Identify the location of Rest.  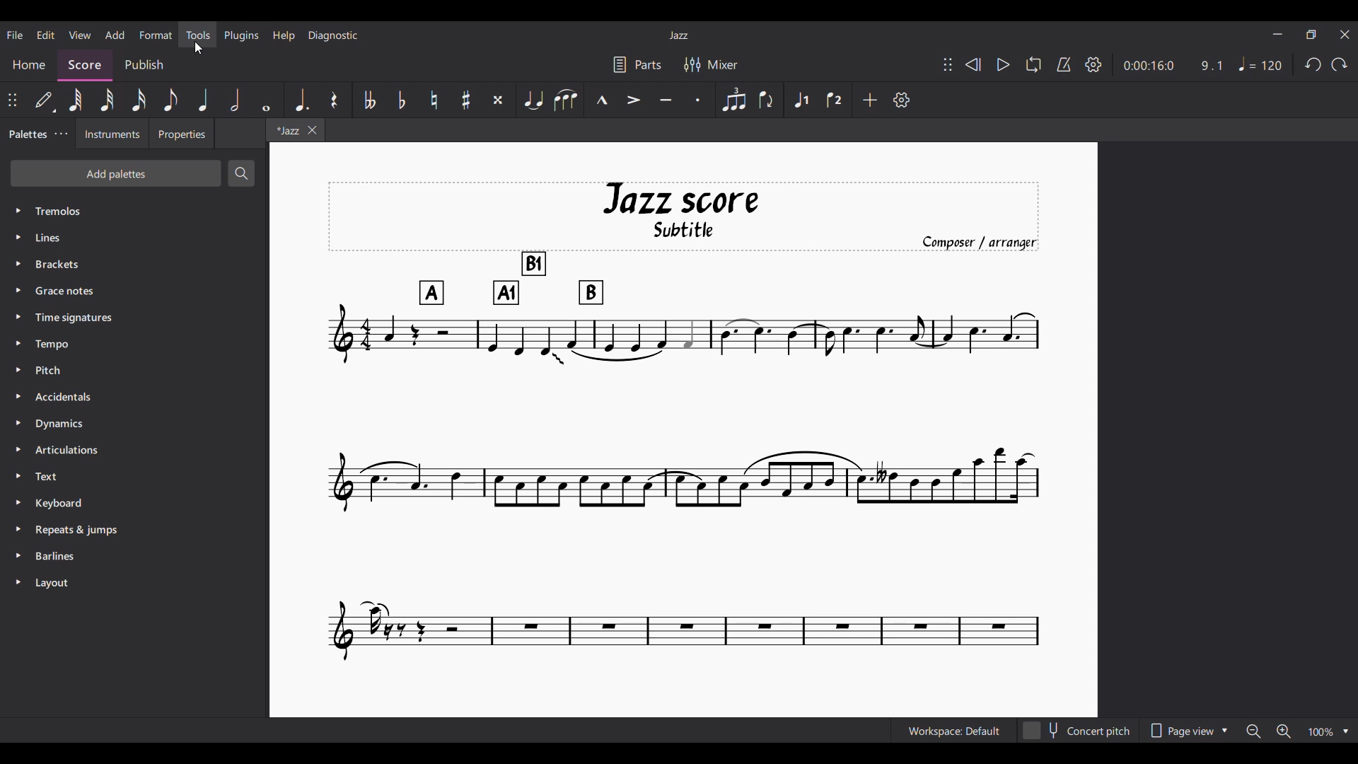
(336, 99).